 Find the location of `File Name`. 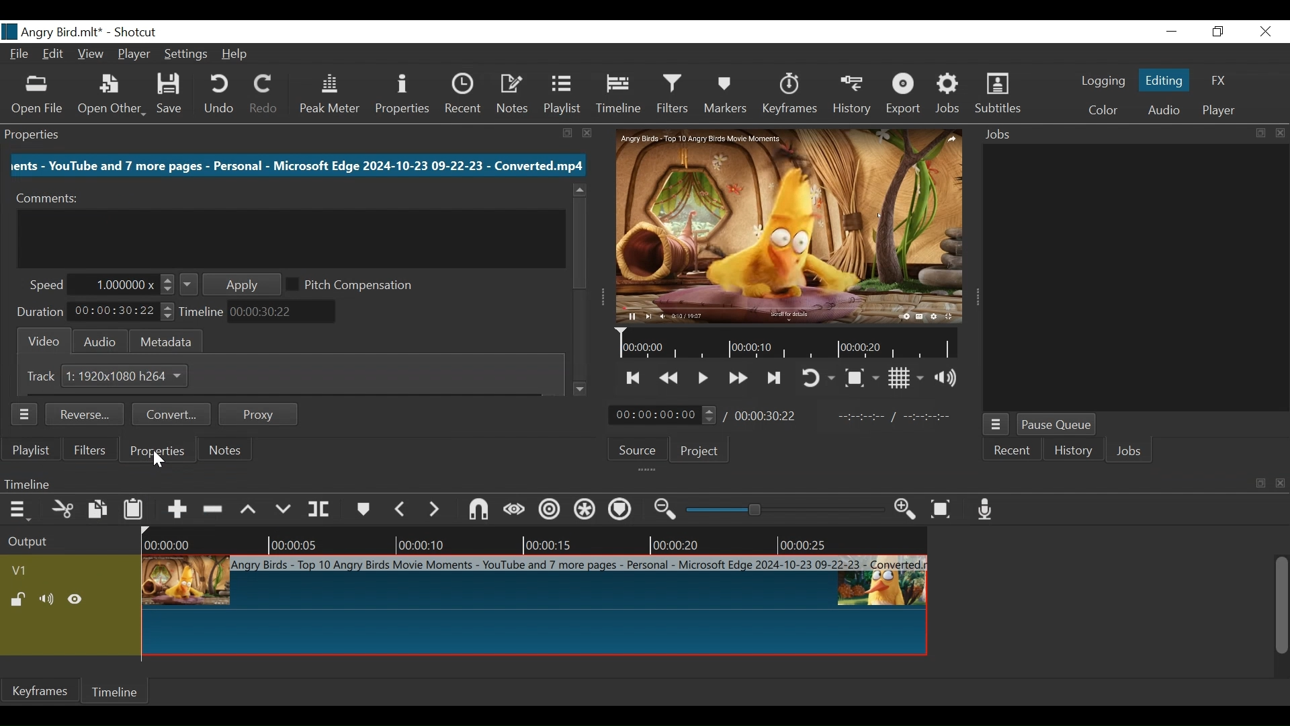

File Name is located at coordinates (296, 166).